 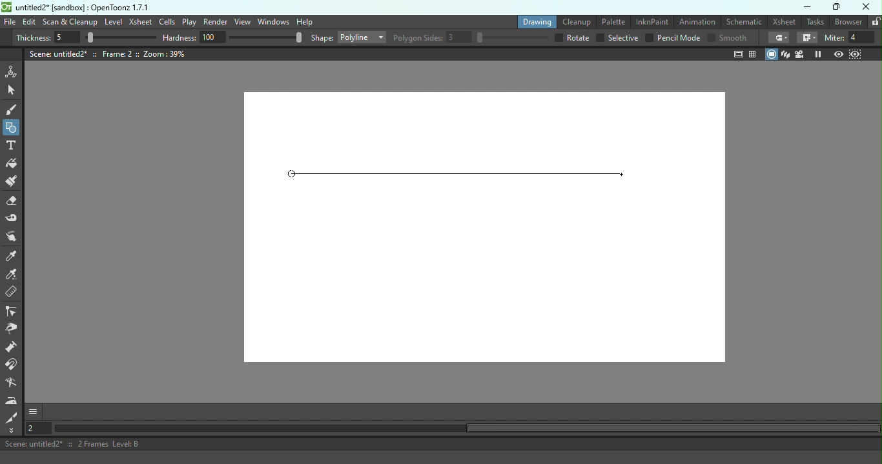 What do you see at coordinates (441, 444) in the screenshot?
I see `Scene: untitled2* :: 0 Frames` at bounding box center [441, 444].